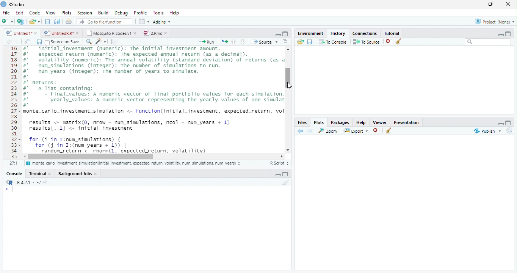 This screenshot has height=273, width=517. Describe the element at coordinates (290, 86) in the screenshot. I see `Mouse Cursor` at that location.